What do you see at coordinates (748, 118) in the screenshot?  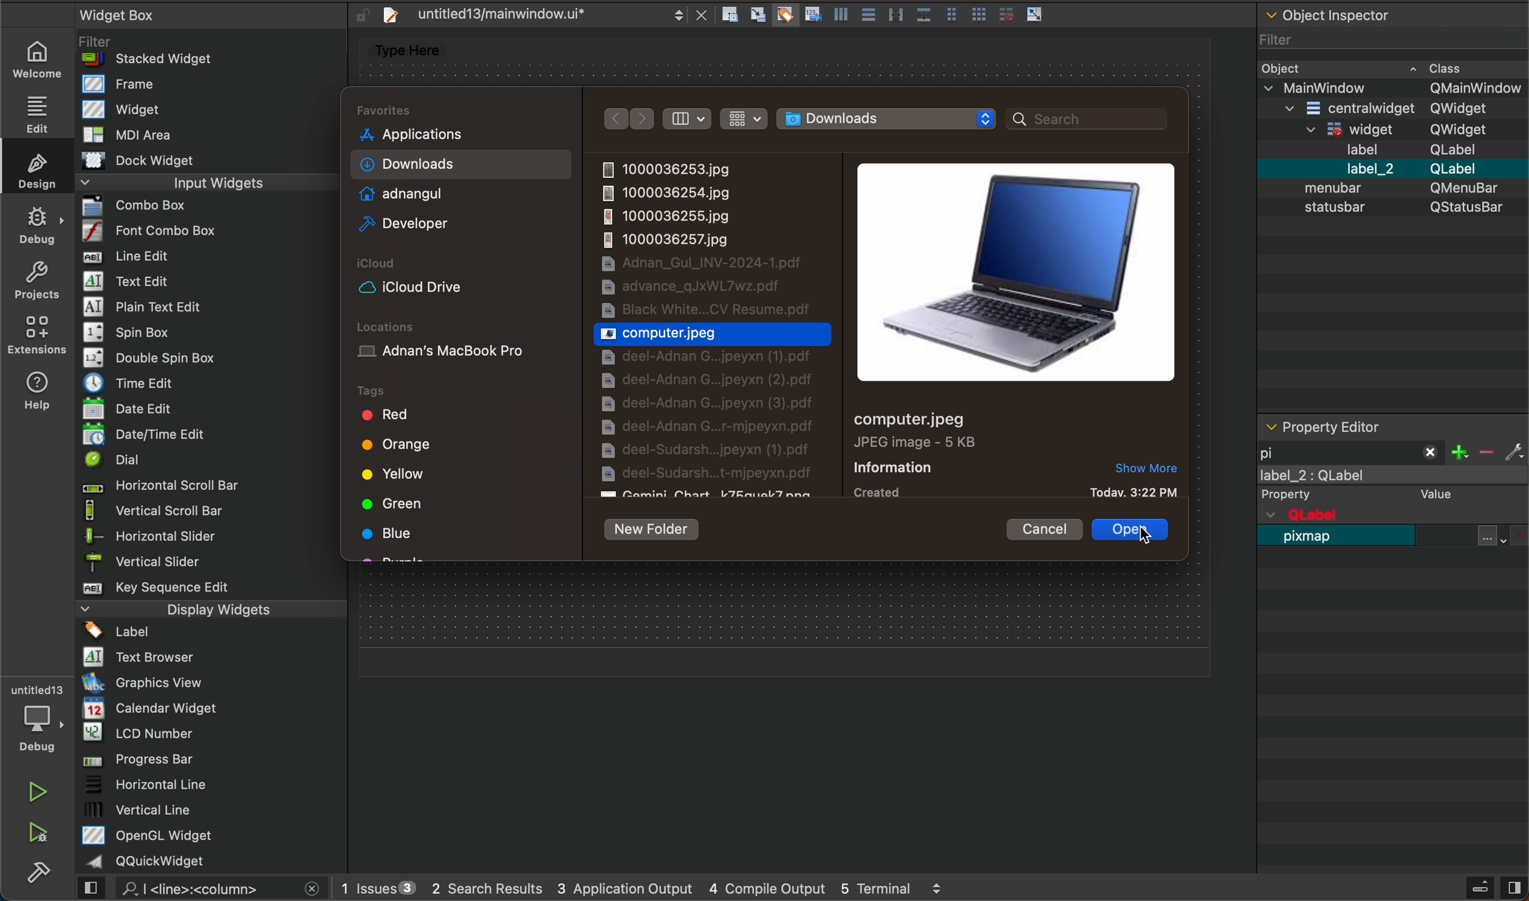 I see `` at bounding box center [748, 118].